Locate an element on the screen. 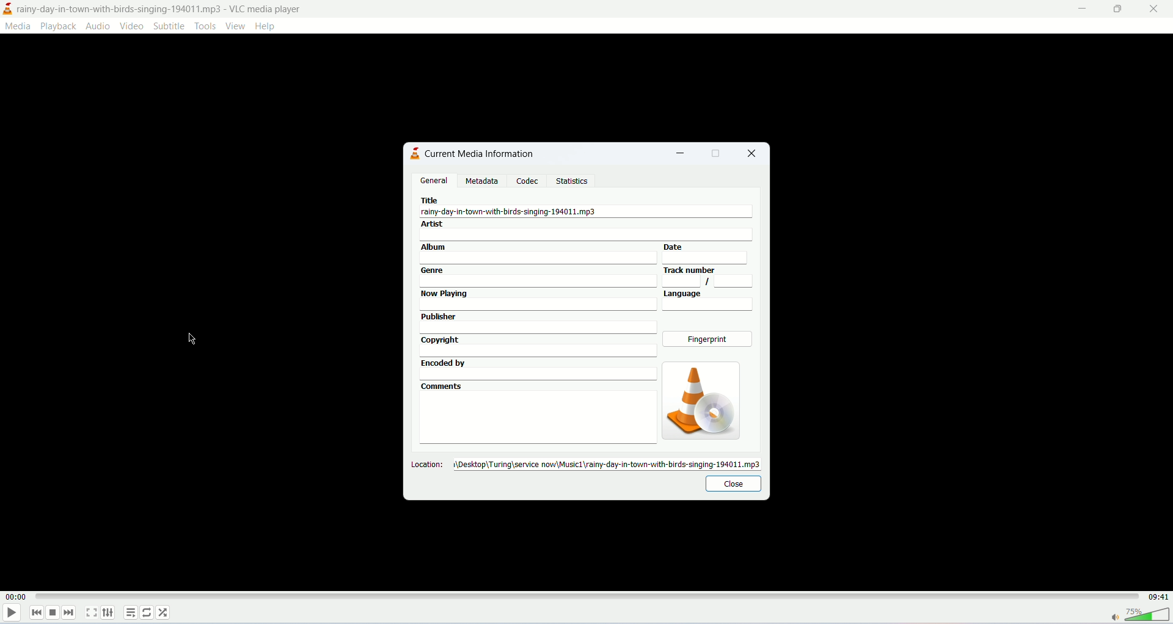 Image resolution: width=1173 pixels, height=624 pixels. stop is located at coordinates (53, 614).